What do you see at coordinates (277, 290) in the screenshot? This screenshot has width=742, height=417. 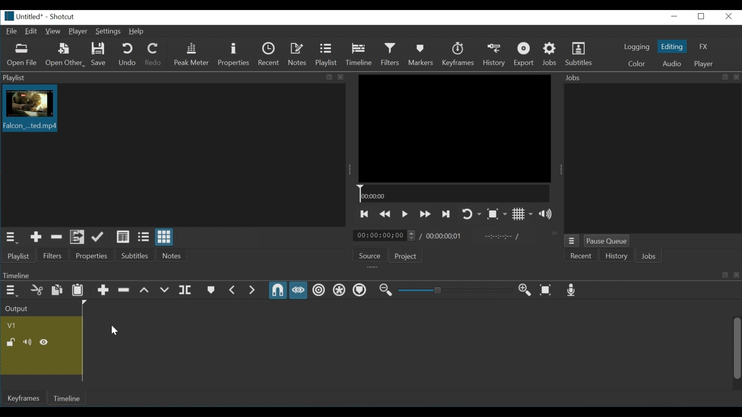 I see `Snap` at bounding box center [277, 290].